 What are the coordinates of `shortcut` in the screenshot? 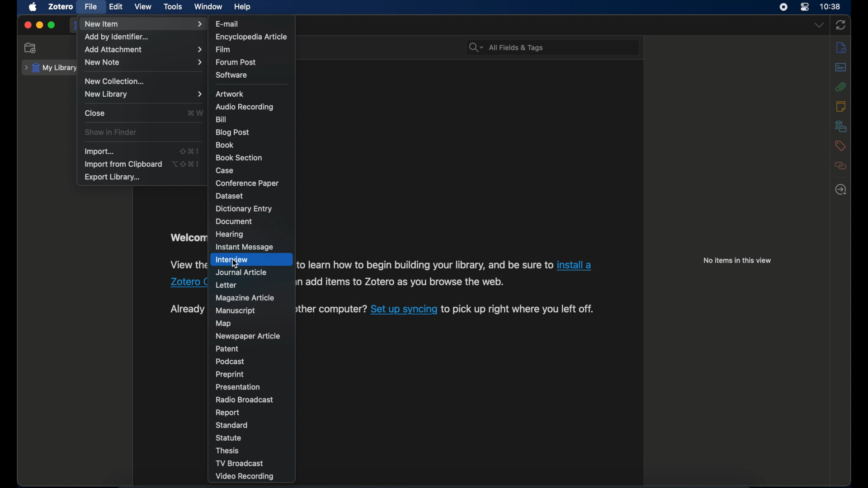 It's located at (193, 113).